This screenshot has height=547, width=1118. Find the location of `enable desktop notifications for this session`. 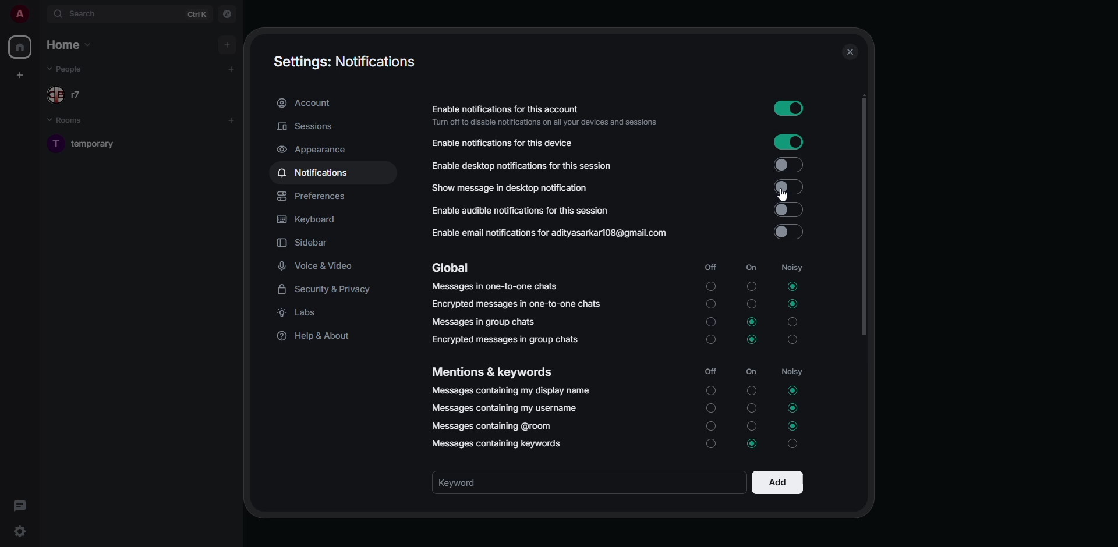

enable desktop notifications for this session is located at coordinates (522, 164).